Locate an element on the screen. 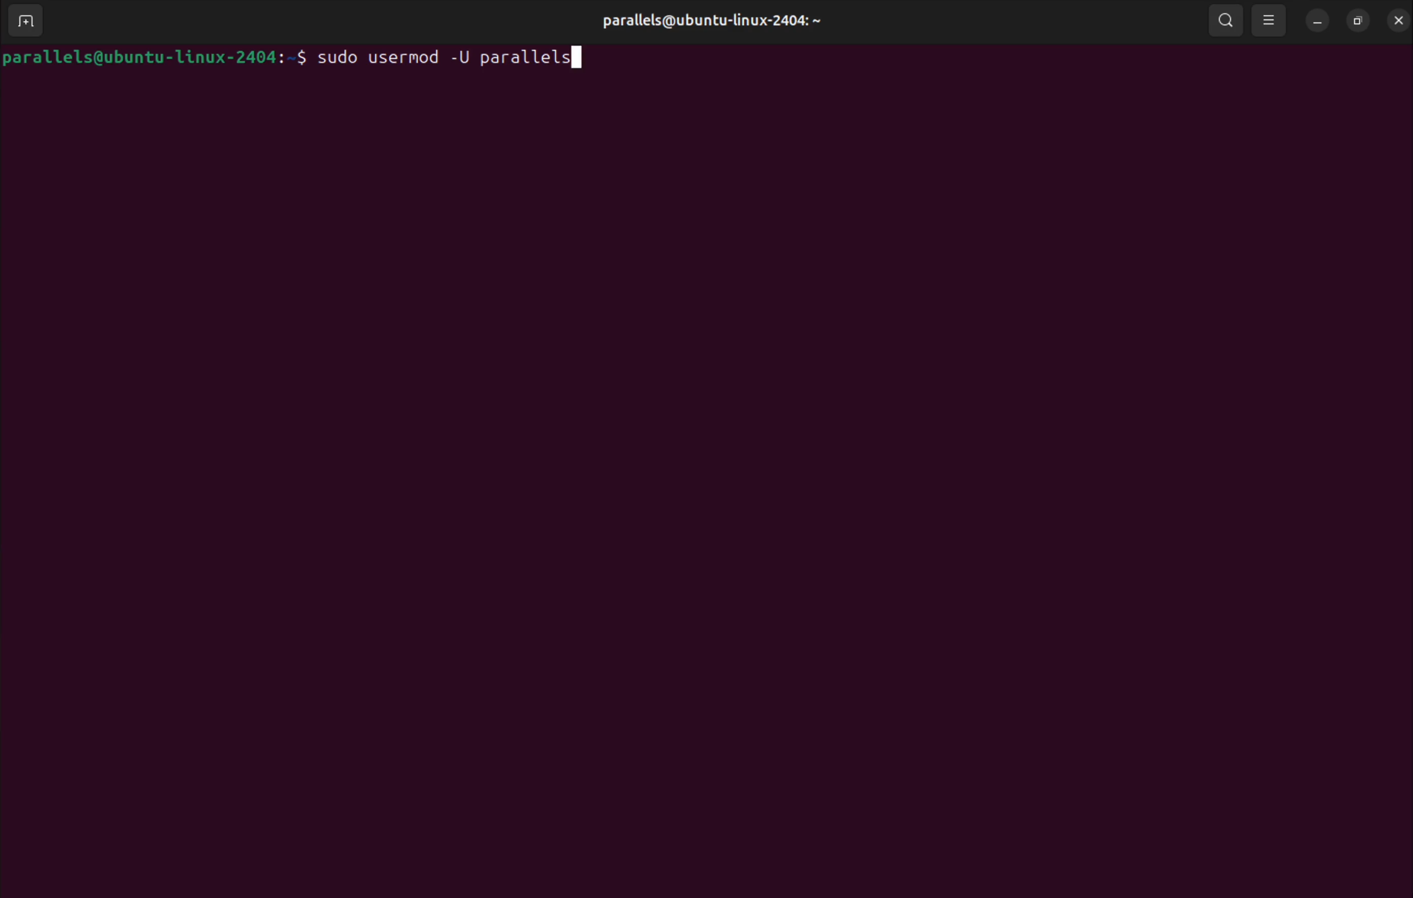  minimize is located at coordinates (1319, 21).